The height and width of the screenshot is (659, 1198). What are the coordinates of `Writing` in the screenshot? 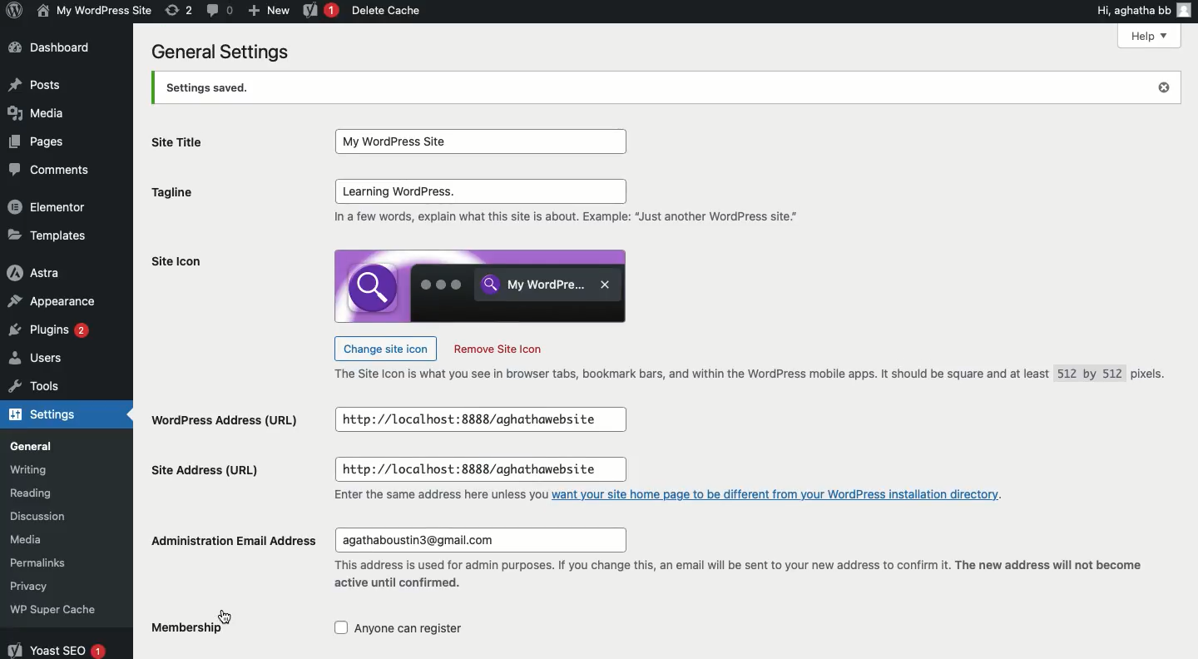 It's located at (52, 469).